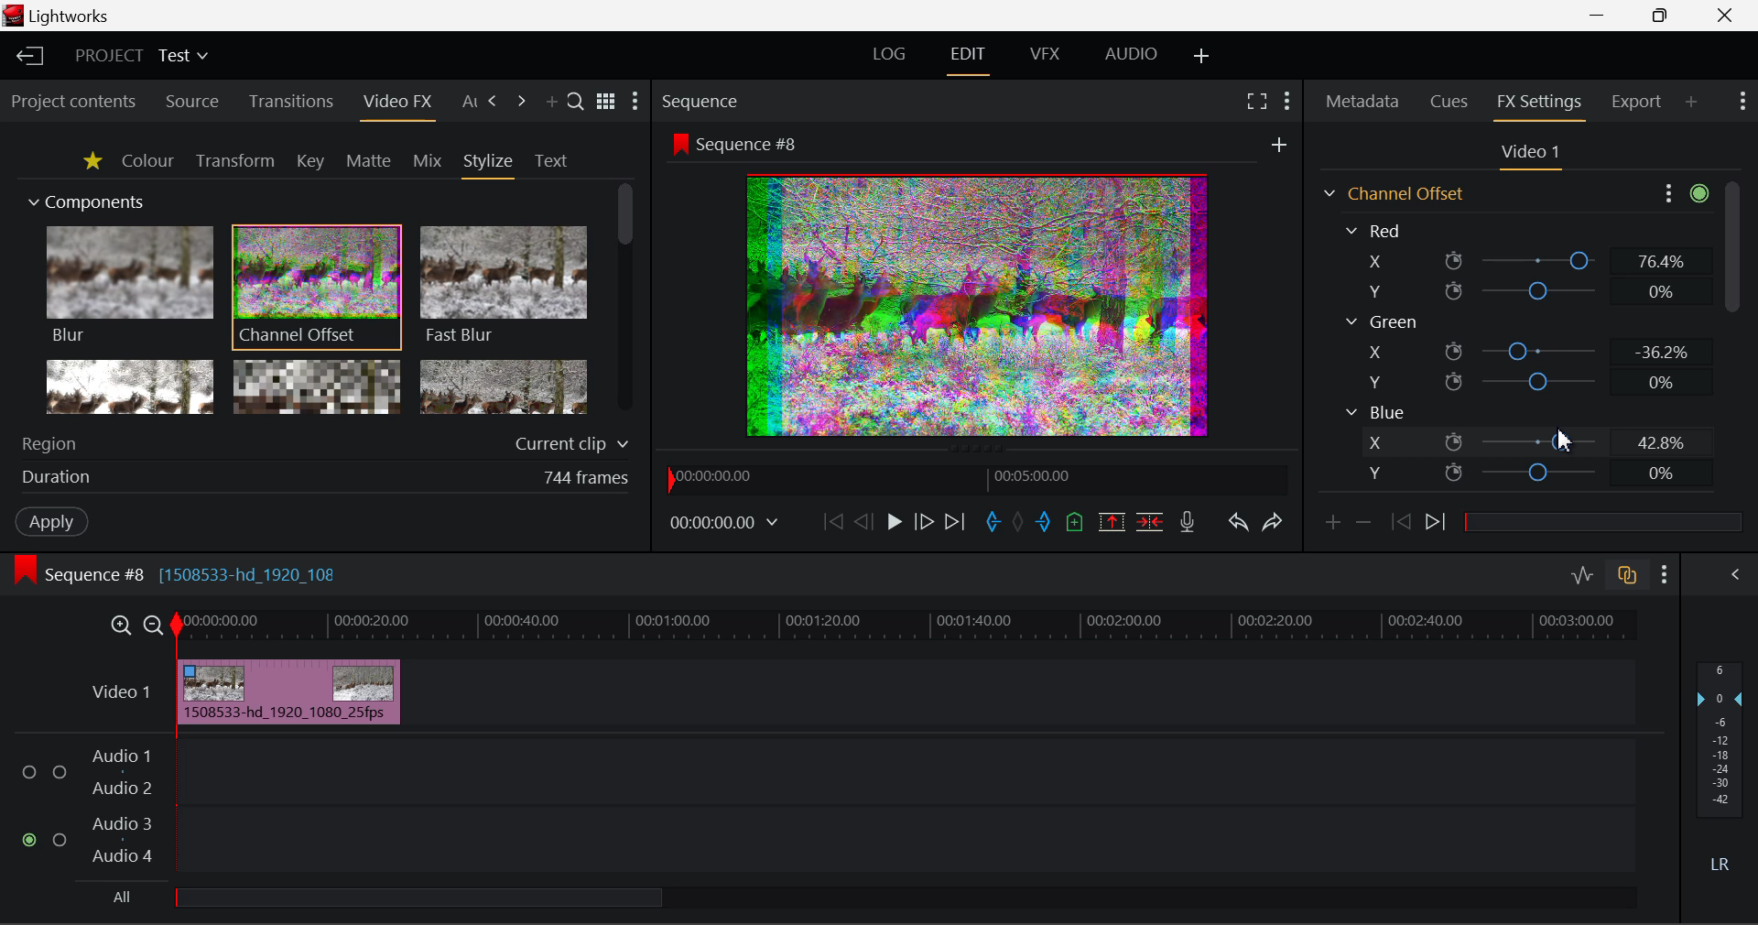 The width and height of the screenshot is (1758, 925). What do you see at coordinates (925, 524) in the screenshot?
I see `Go Forward` at bounding box center [925, 524].